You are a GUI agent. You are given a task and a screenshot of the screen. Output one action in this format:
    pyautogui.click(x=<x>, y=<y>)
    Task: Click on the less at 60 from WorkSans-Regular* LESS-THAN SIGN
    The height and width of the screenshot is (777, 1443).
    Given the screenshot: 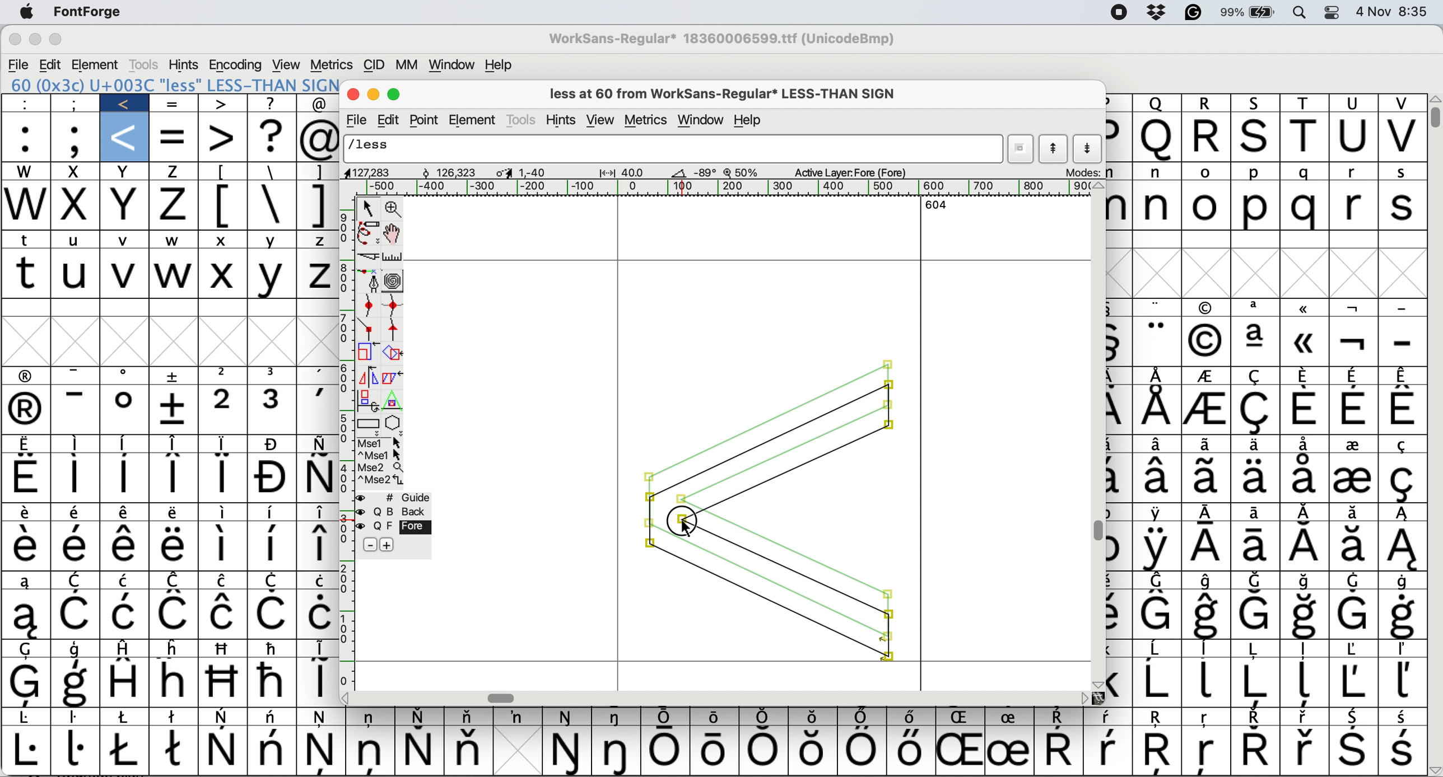 What is the action you would take?
    pyautogui.click(x=729, y=92)
    